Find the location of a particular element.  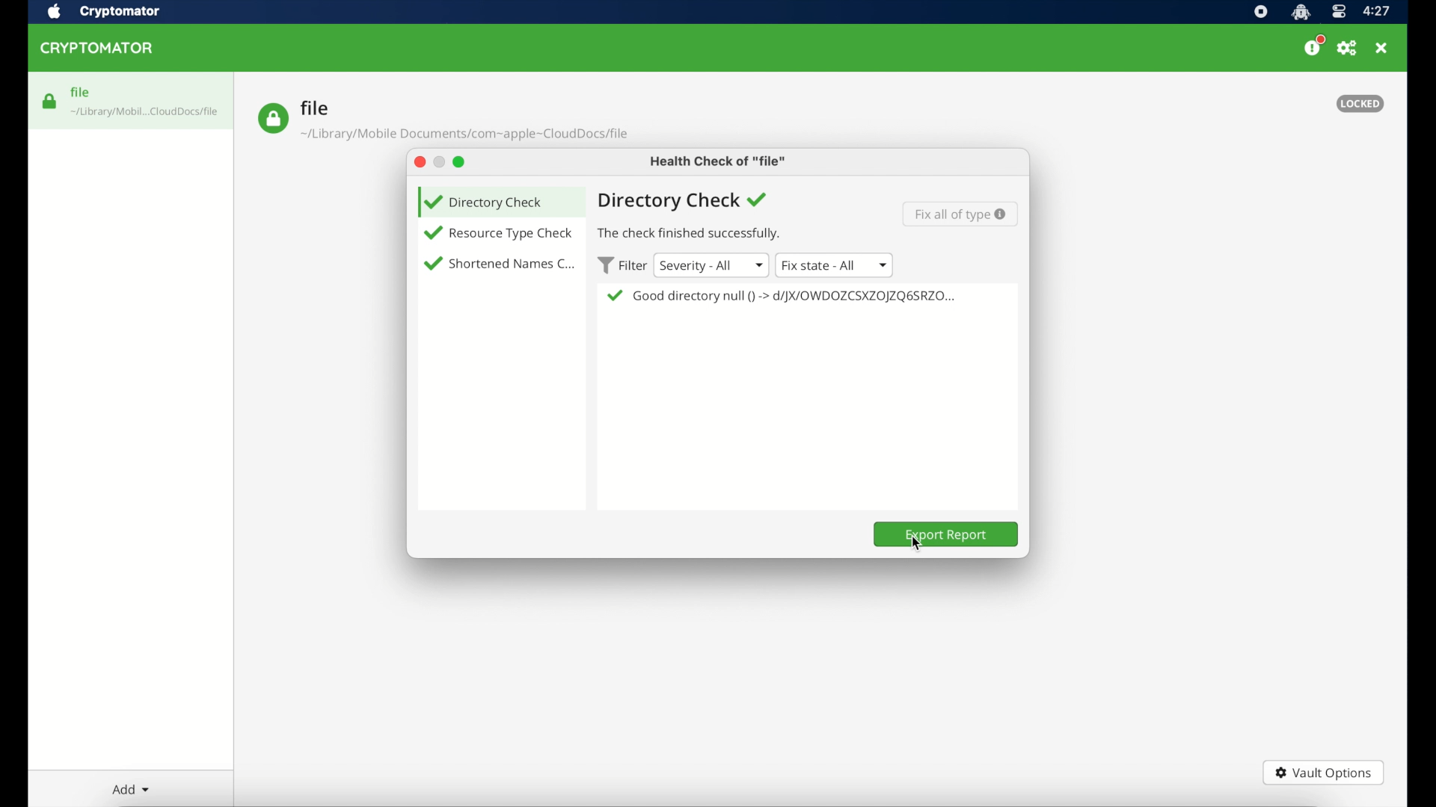

checkmark is located at coordinates (432, 233).